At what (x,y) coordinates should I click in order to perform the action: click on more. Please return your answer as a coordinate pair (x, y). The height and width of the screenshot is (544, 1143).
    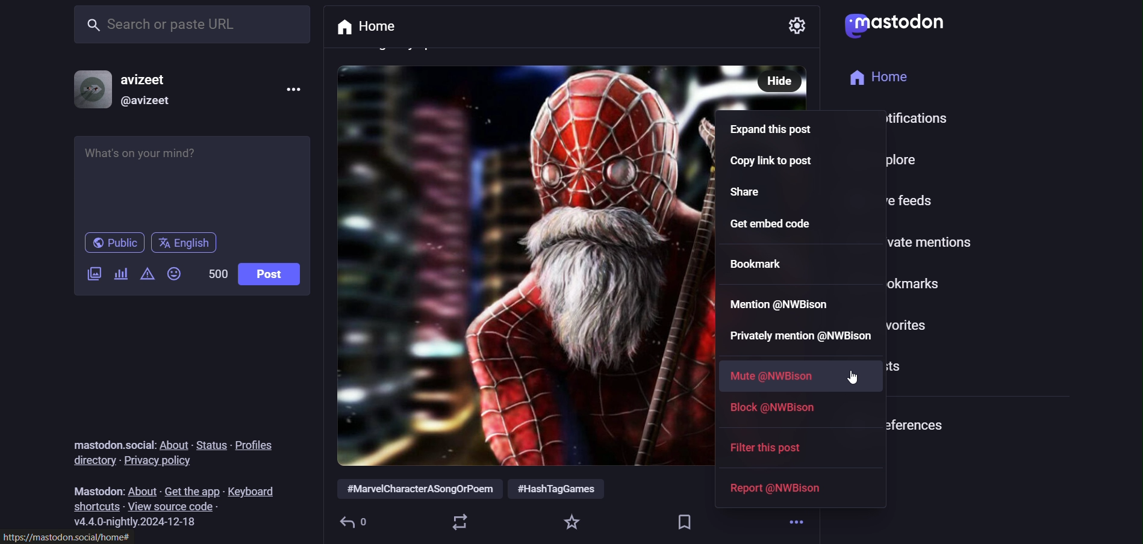
    Looking at the image, I should click on (799, 525).